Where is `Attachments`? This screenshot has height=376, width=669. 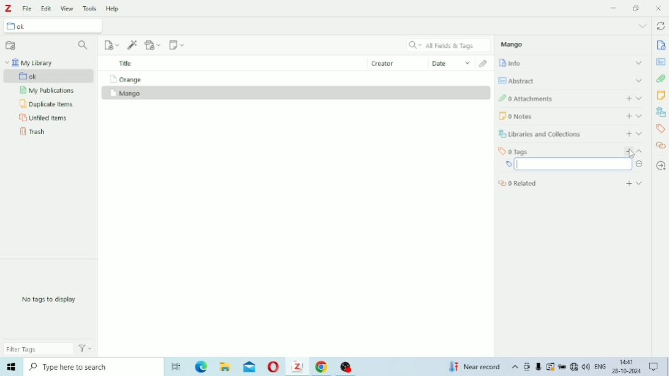
Attachments is located at coordinates (571, 97).